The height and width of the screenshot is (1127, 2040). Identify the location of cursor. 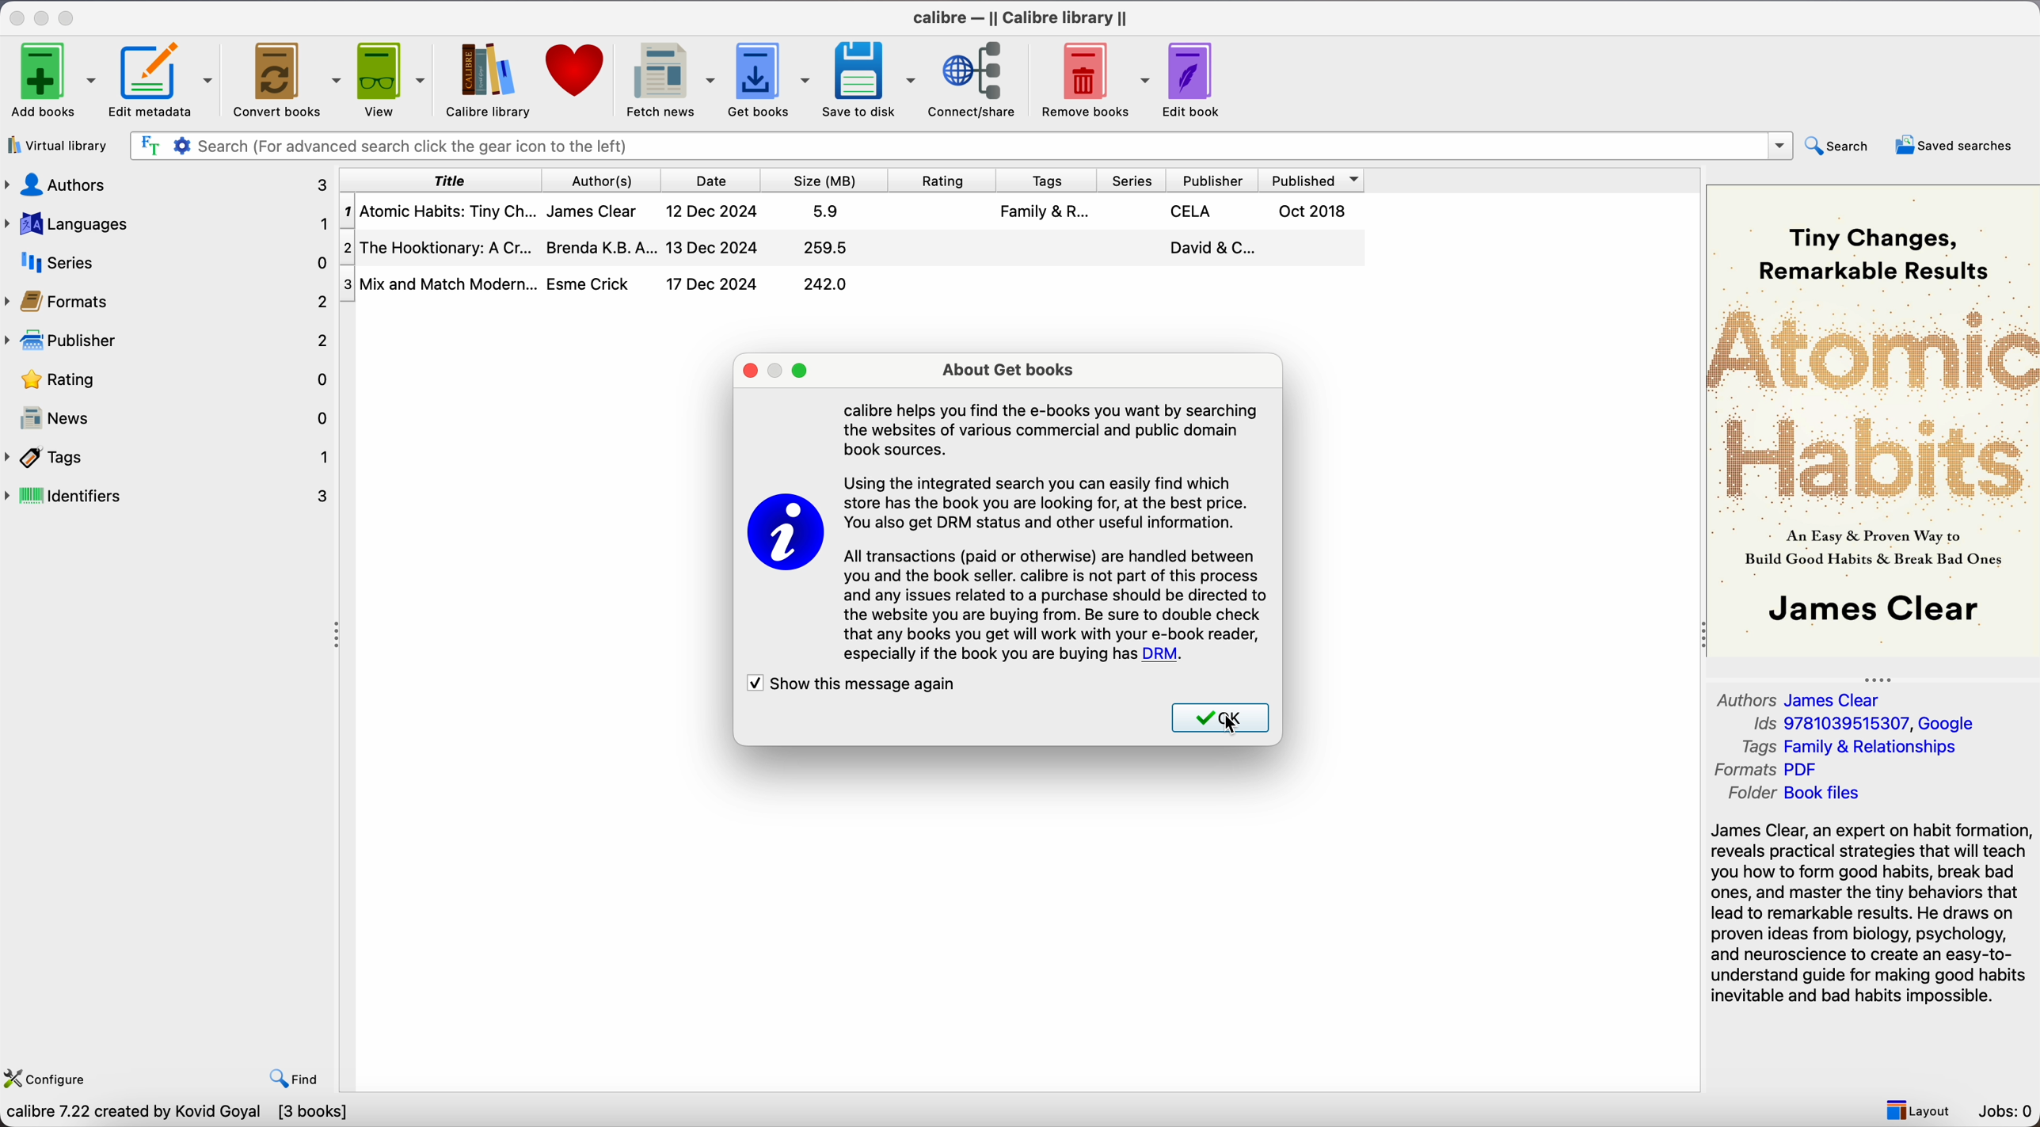
(1230, 725).